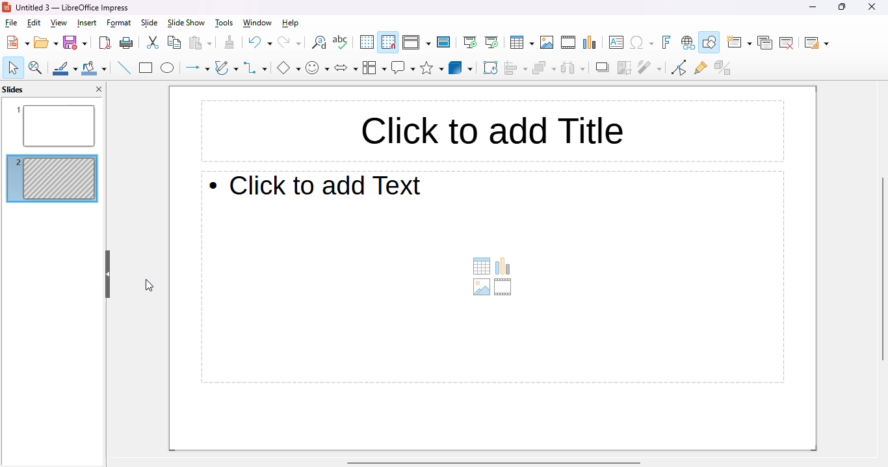 The width and height of the screenshot is (888, 467). What do you see at coordinates (13, 89) in the screenshot?
I see `slides` at bounding box center [13, 89].